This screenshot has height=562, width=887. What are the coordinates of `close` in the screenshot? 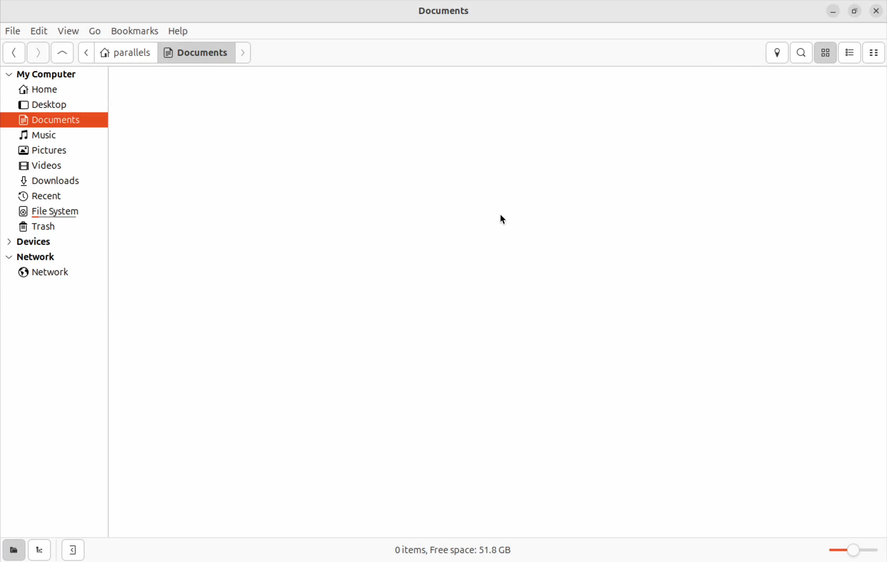 It's located at (876, 11).